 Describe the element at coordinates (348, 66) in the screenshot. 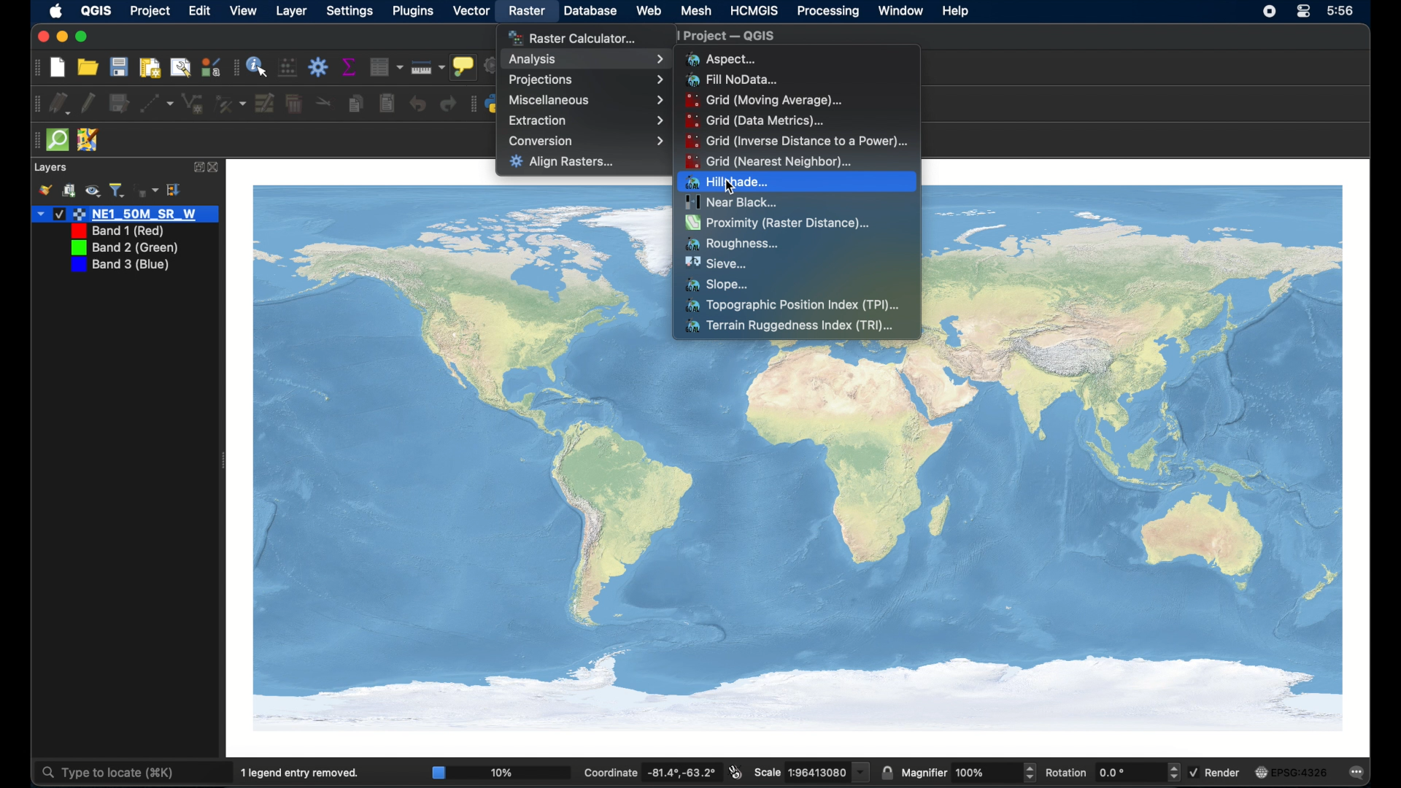

I see `show statistical summary` at that location.